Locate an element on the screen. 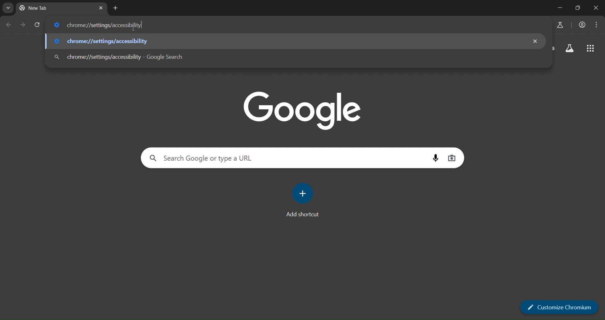 The height and width of the screenshot is (320, 605). image search is located at coordinates (454, 159).